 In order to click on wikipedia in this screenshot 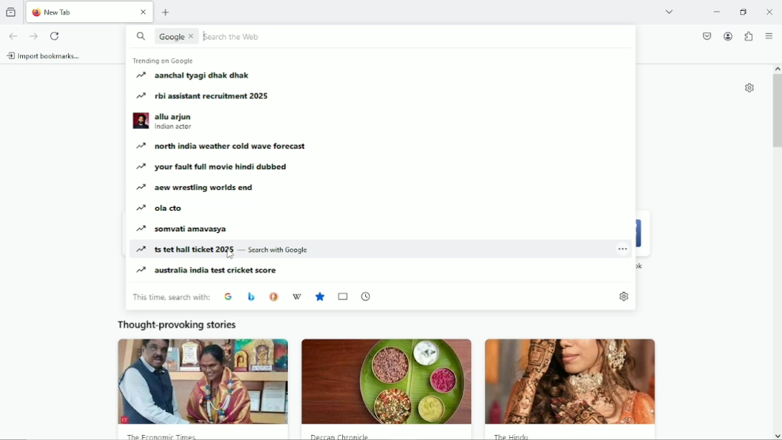, I will do `click(296, 295)`.